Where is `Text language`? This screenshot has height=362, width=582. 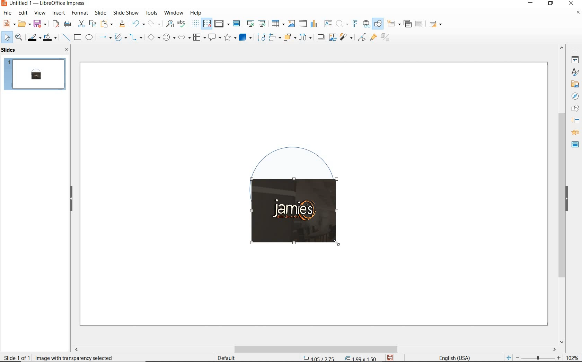 Text language is located at coordinates (453, 357).